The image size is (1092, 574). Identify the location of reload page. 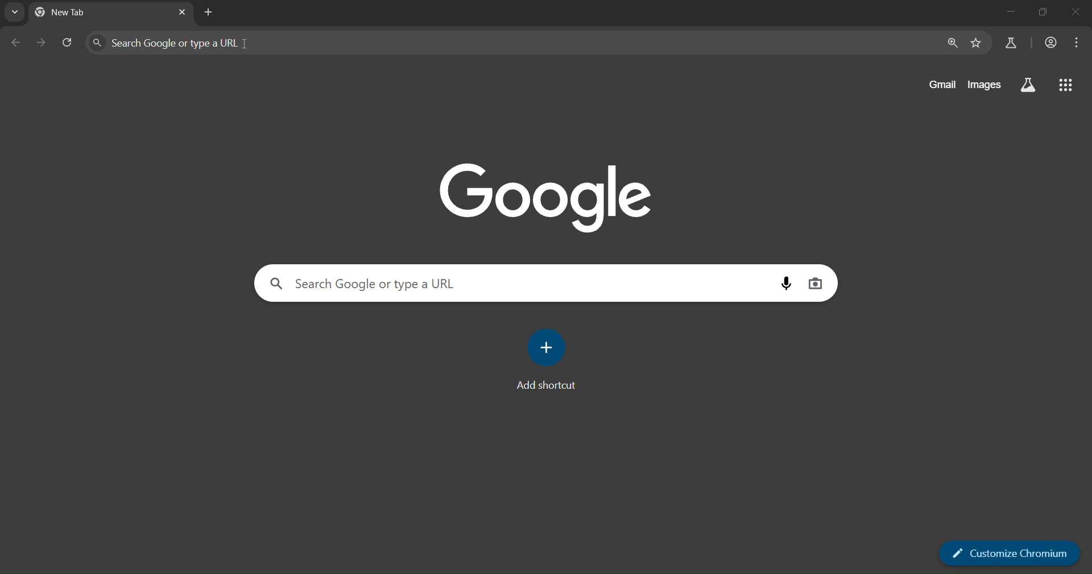
(68, 40).